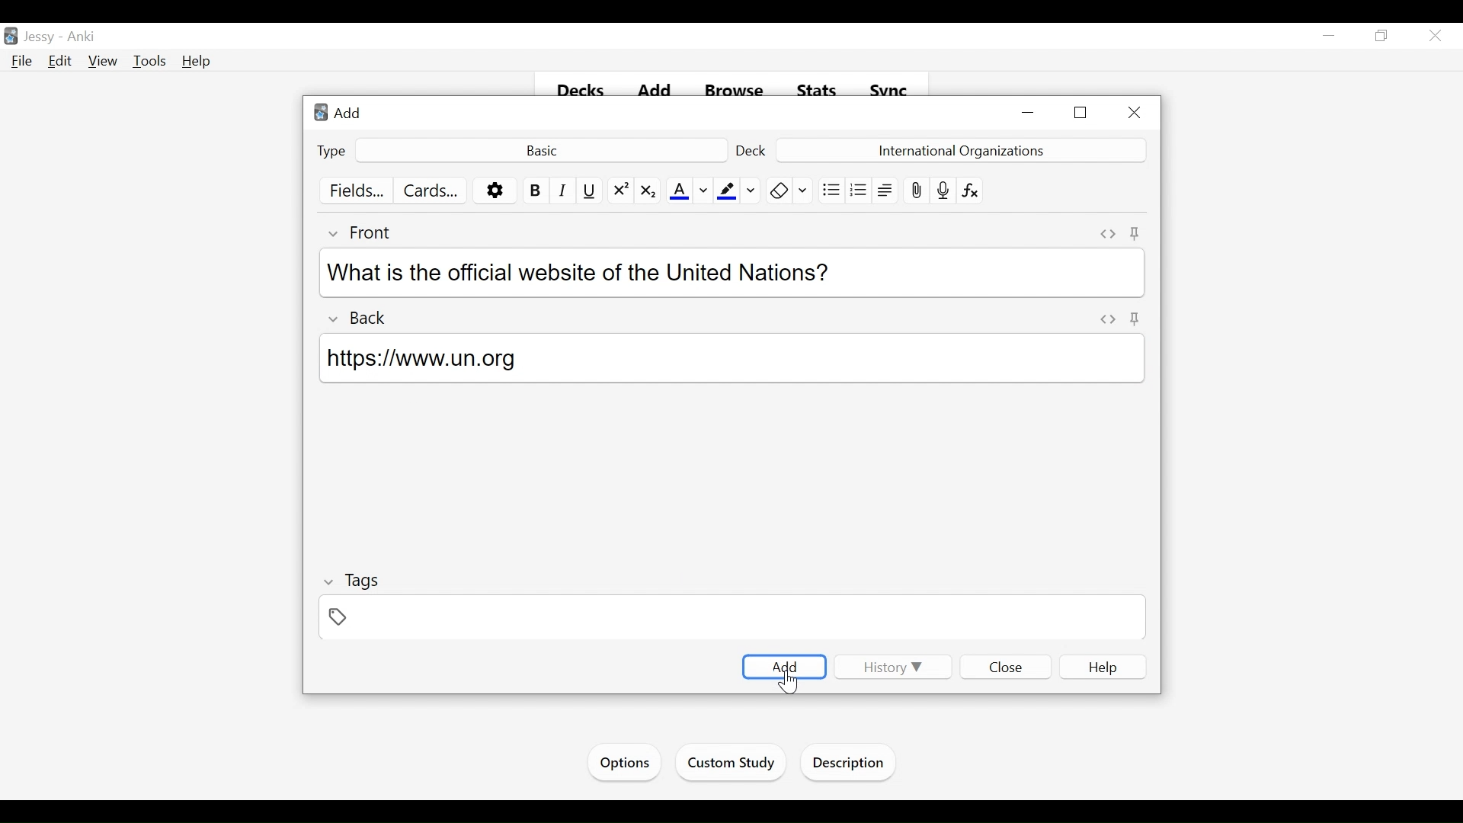  Describe the element at coordinates (890, 669) in the screenshot. I see `History` at that location.